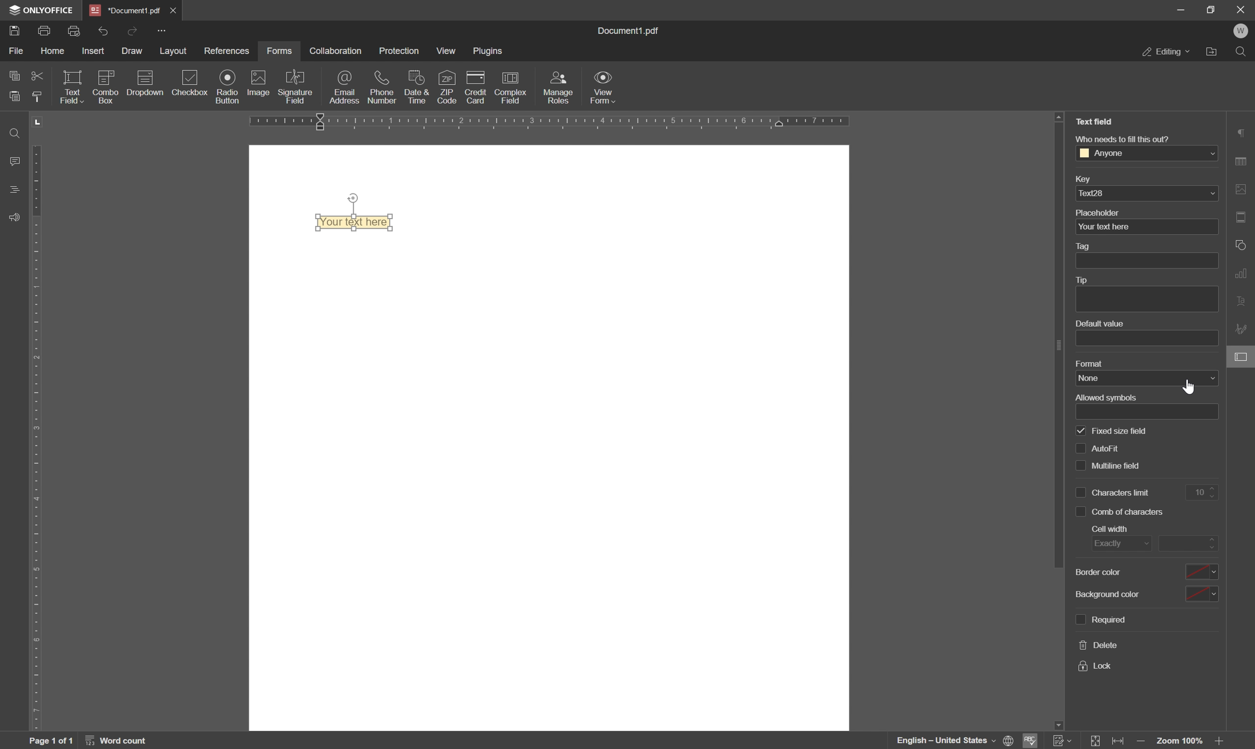 The image size is (1255, 749). Describe the element at coordinates (117, 741) in the screenshot. I see `word count` at that location.